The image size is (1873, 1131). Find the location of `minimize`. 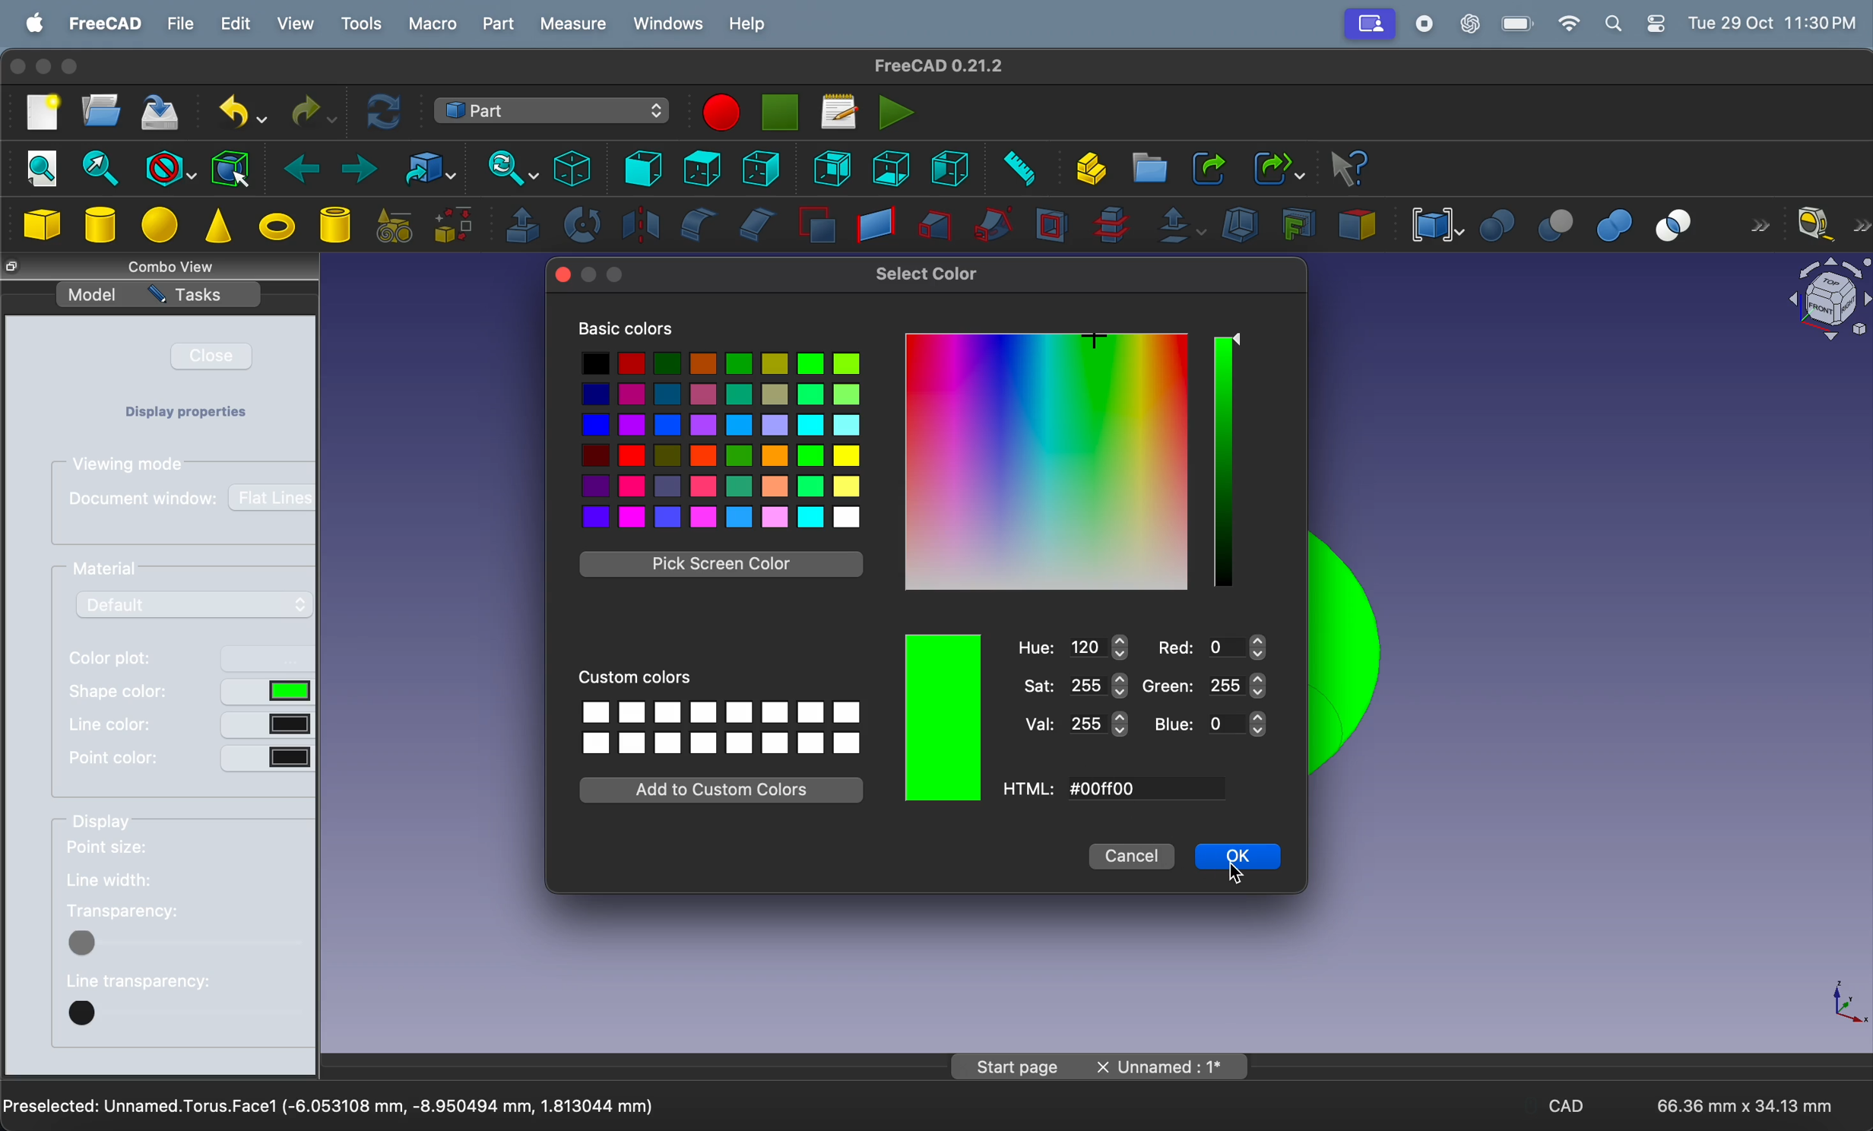

minimize is located at coordinates (44, 66).